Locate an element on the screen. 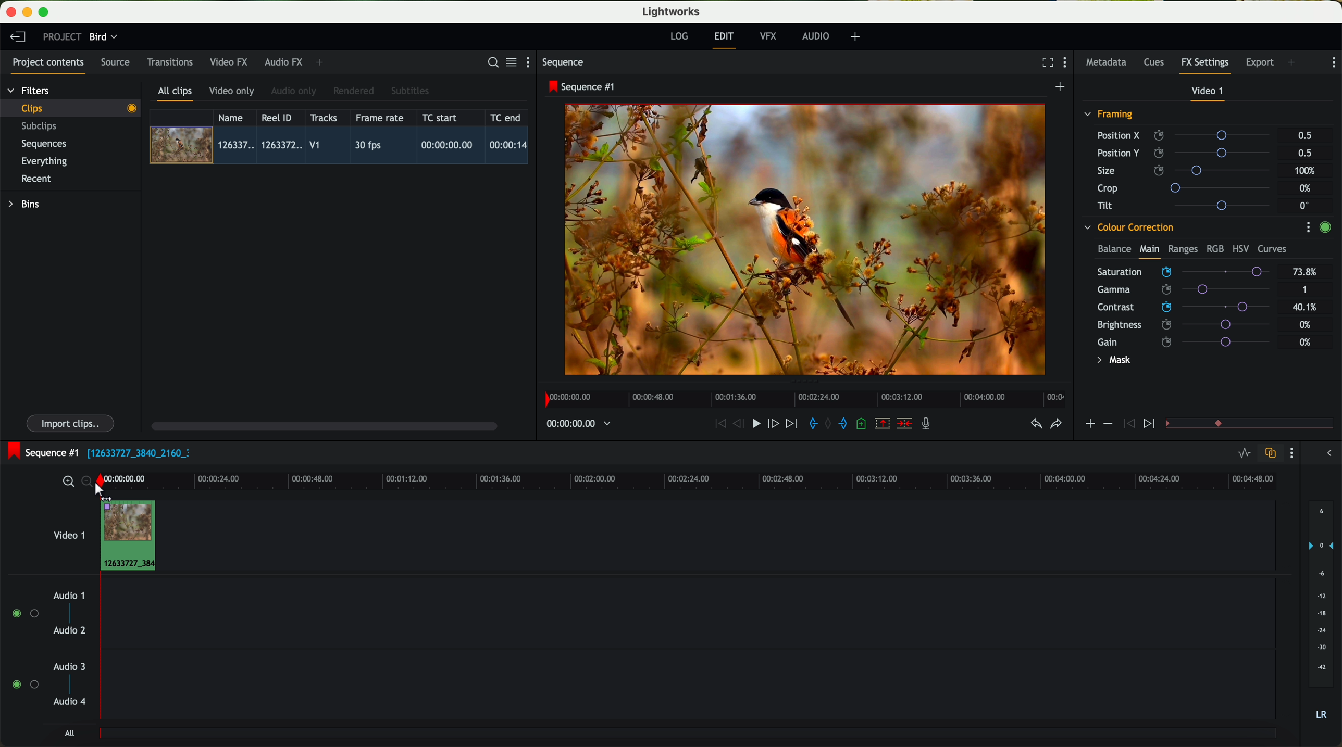  TC start is located at coordinates (441, 117).